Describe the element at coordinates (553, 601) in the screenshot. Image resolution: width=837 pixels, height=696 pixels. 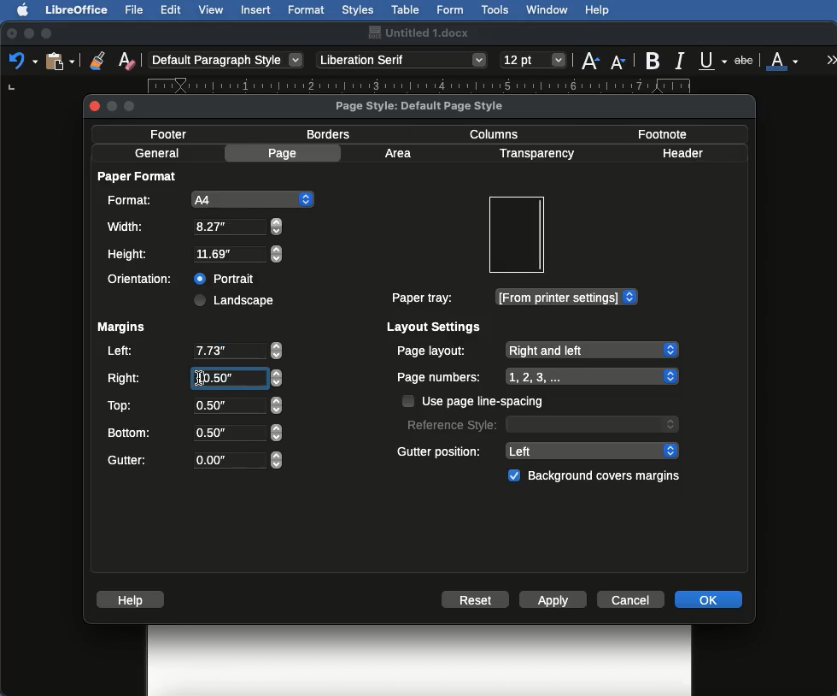
I see `Apply` at that location.